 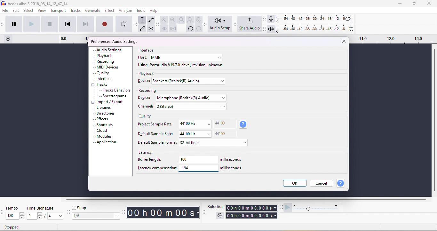 What do you see at coordinates (94, 85) in the screenshot?
I see `collapse` at bounding box center [94, 85].